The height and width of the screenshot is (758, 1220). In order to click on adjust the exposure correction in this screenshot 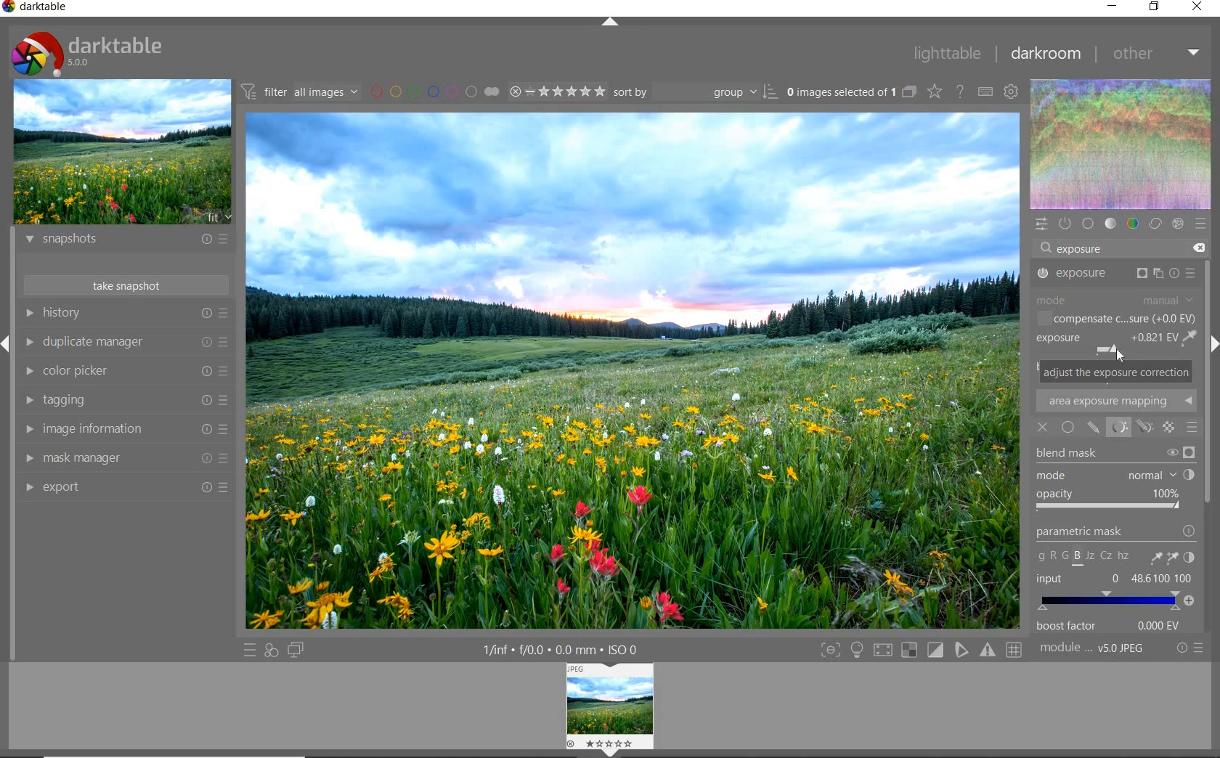, I will do `click(1116, 372)`.